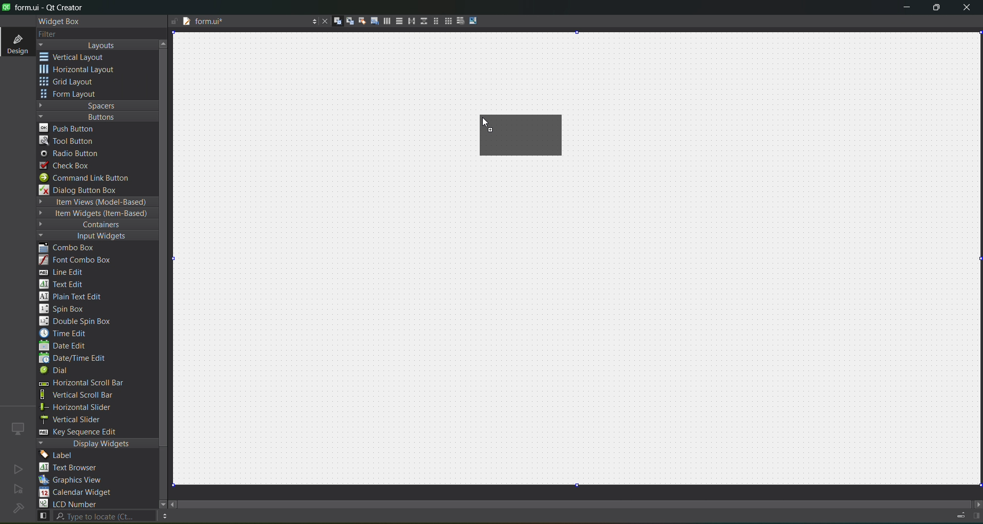 Image resolution: width=983 pixels, height=524 pixels. I want to click on item widgets, so click(95, 214).